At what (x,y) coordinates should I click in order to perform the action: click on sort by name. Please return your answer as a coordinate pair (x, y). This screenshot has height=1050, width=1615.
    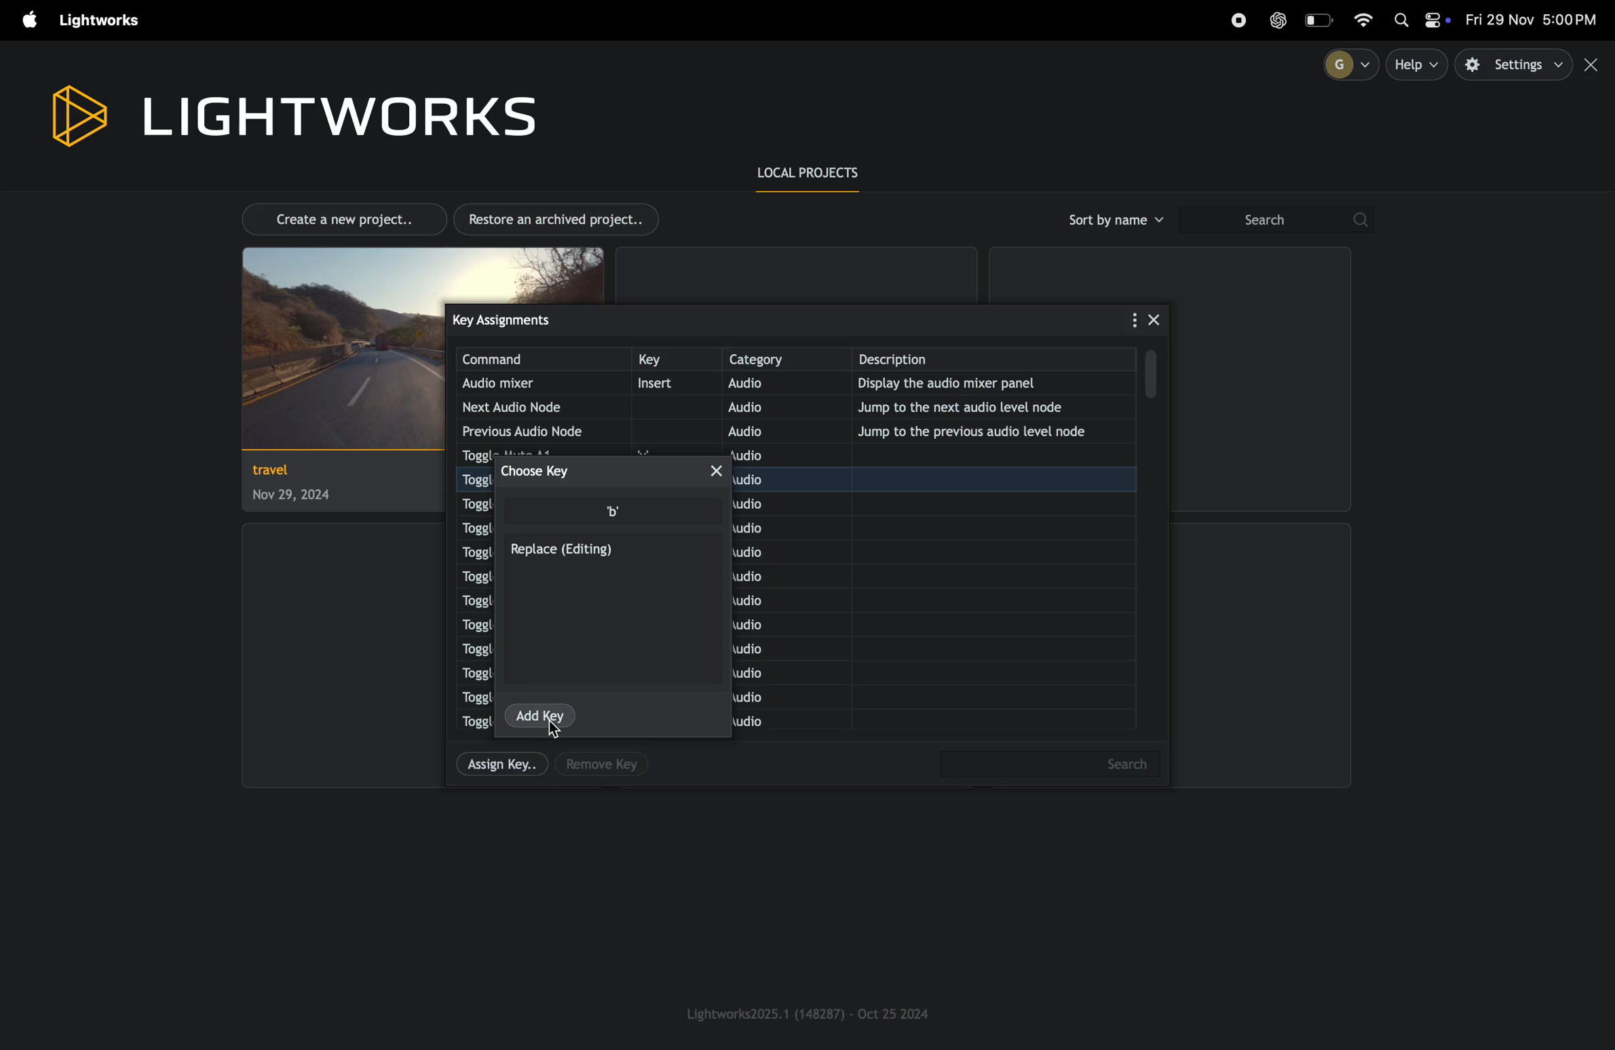
    Looking at the image, I should click on (1114, 220).